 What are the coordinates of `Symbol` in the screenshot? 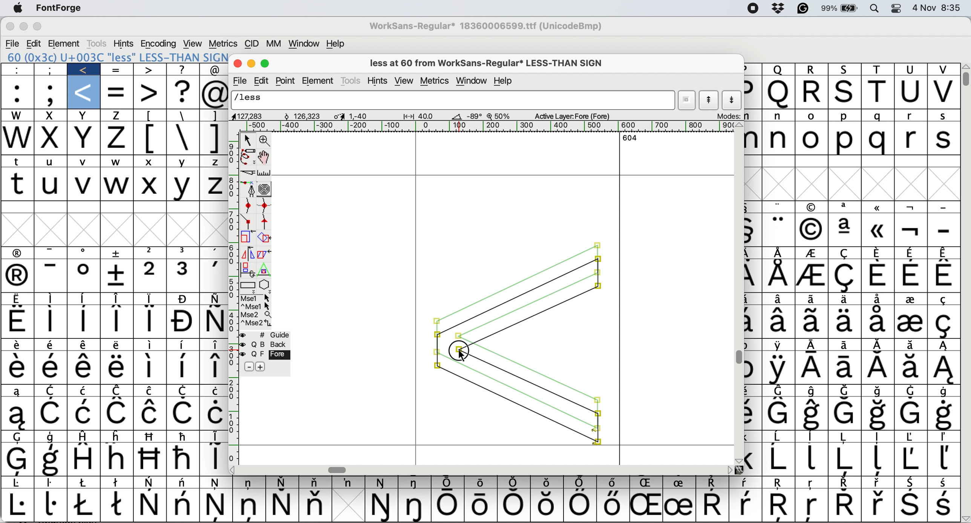 It's located at (844, 460).